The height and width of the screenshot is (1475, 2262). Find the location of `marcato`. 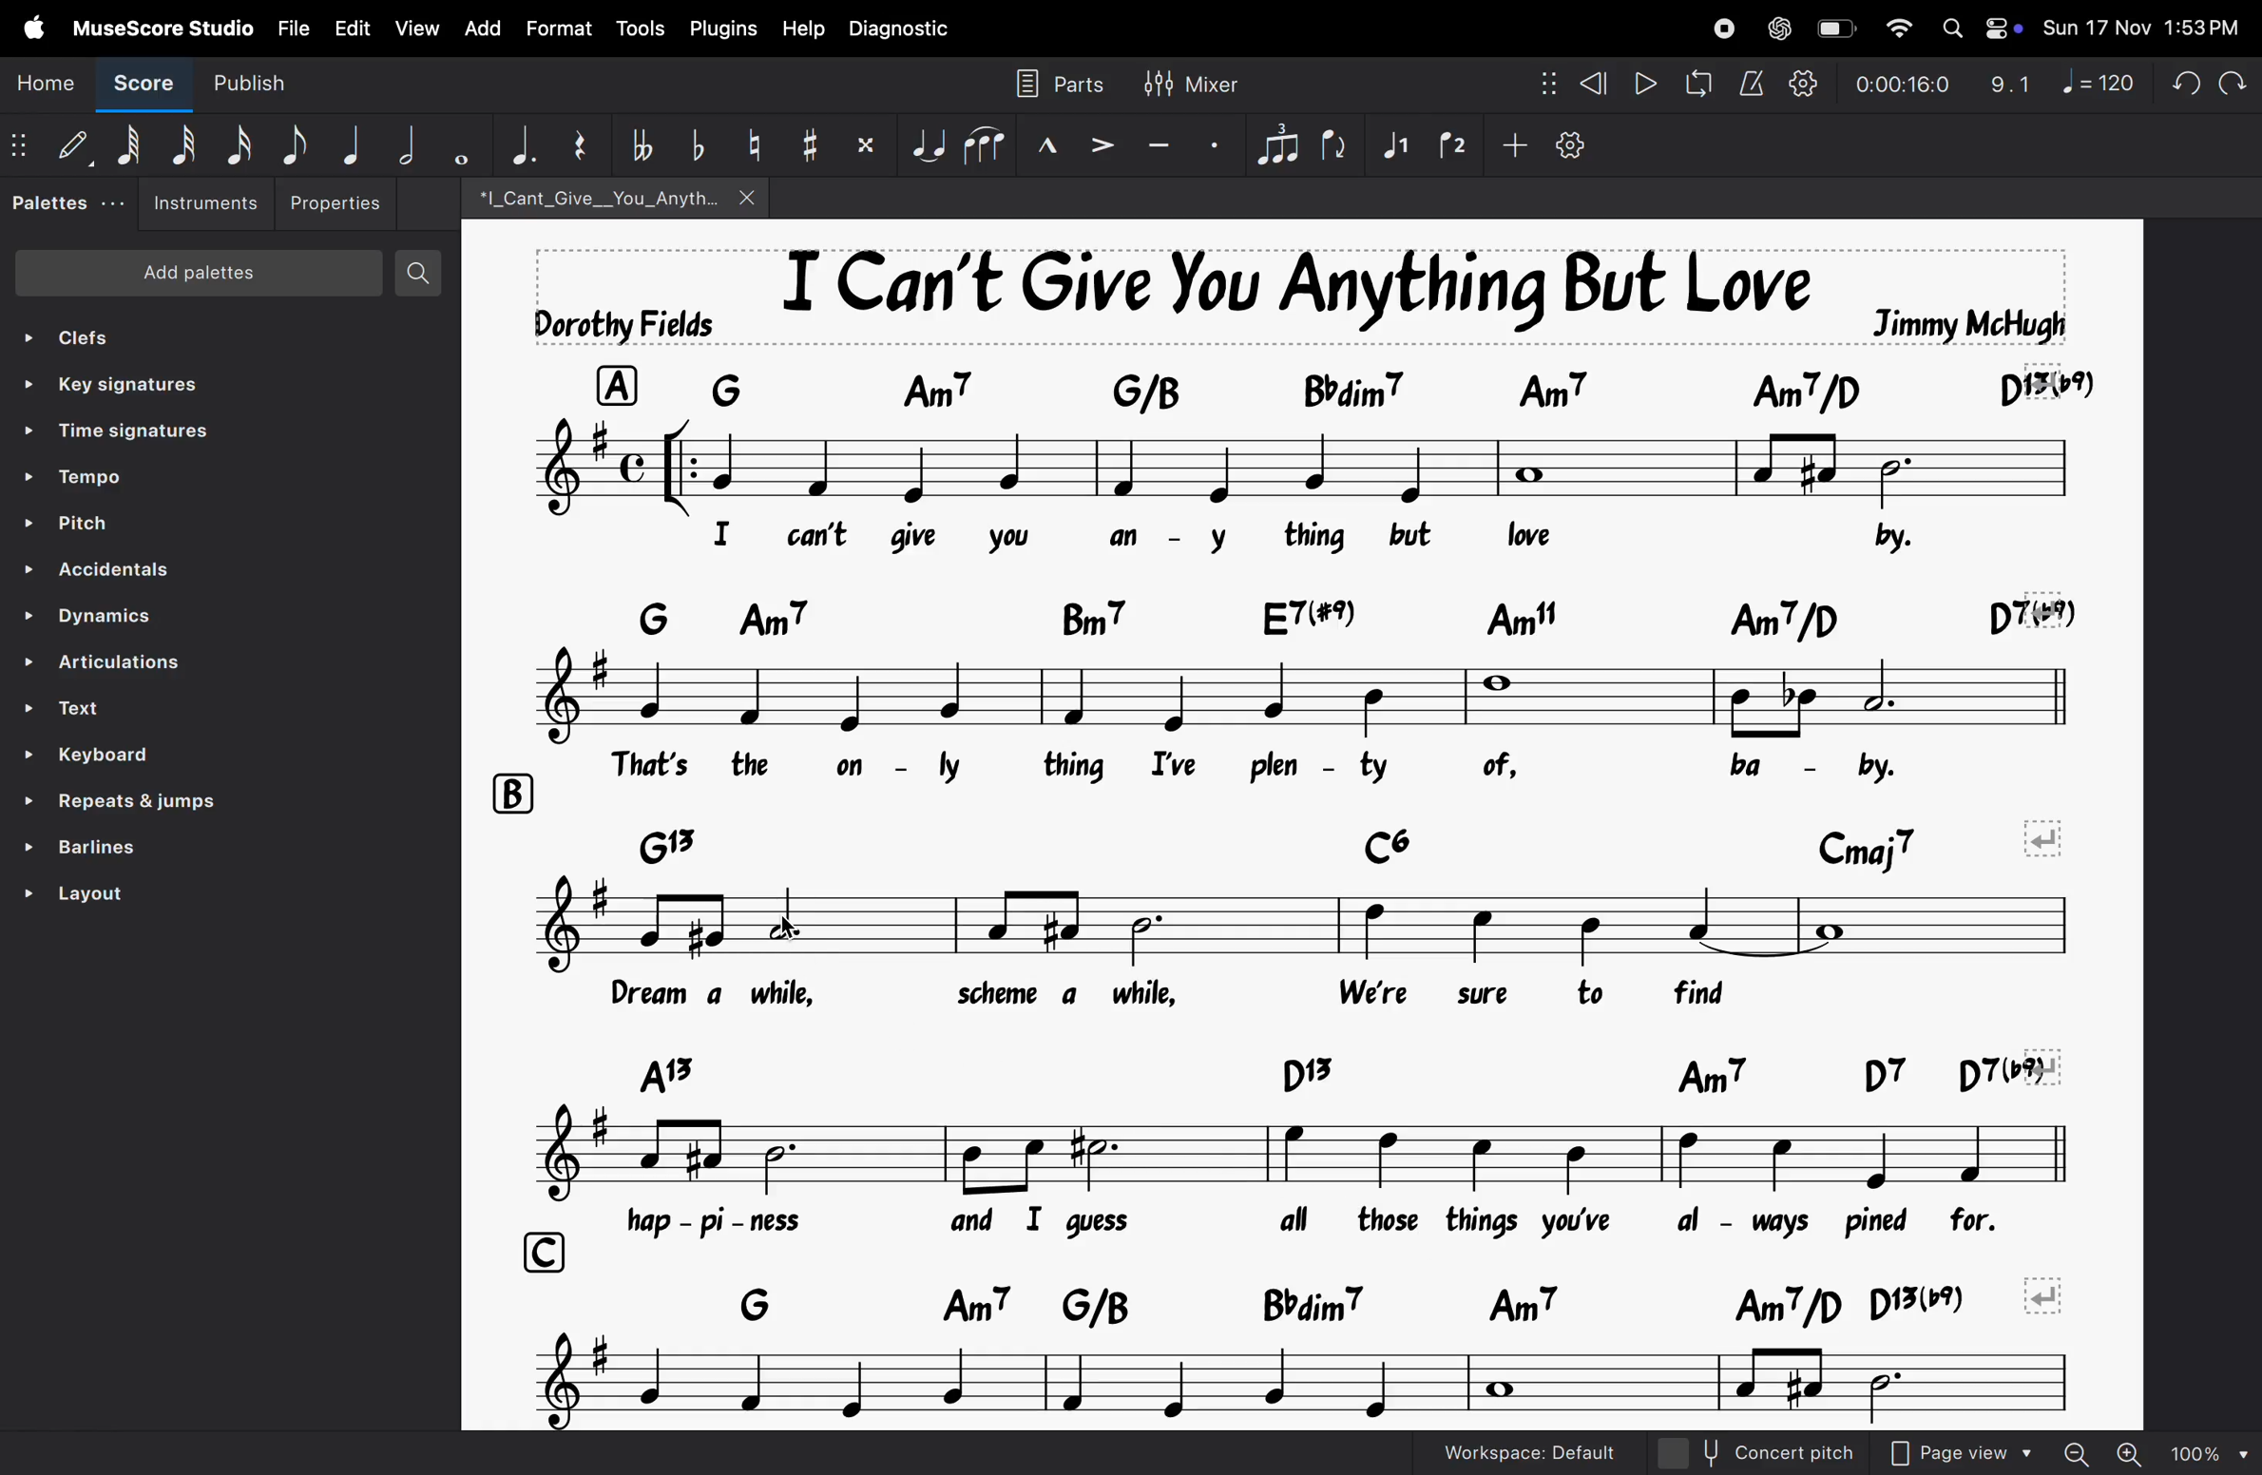

marcato is located at coordinates (1052, 146).